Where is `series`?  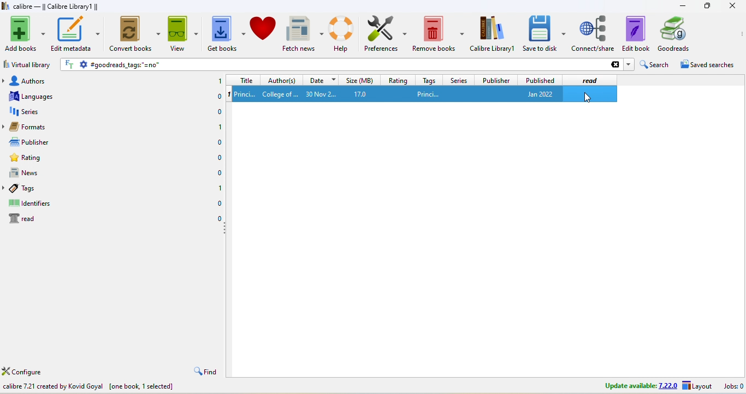 series is located at coordinates (459, 80).